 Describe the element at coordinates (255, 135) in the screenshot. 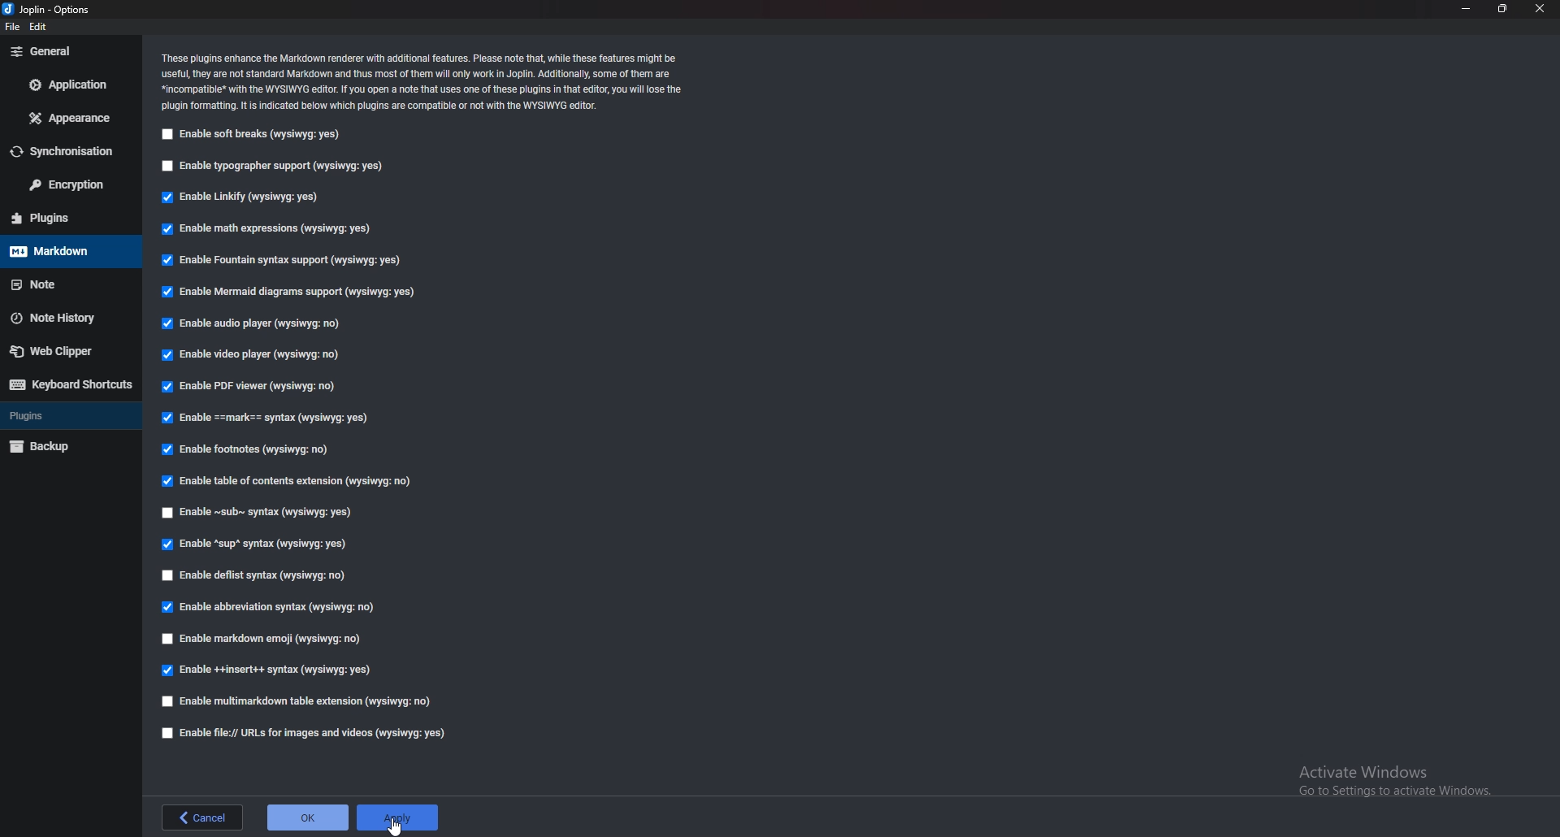

I see `Enable soft breaks` at that location.